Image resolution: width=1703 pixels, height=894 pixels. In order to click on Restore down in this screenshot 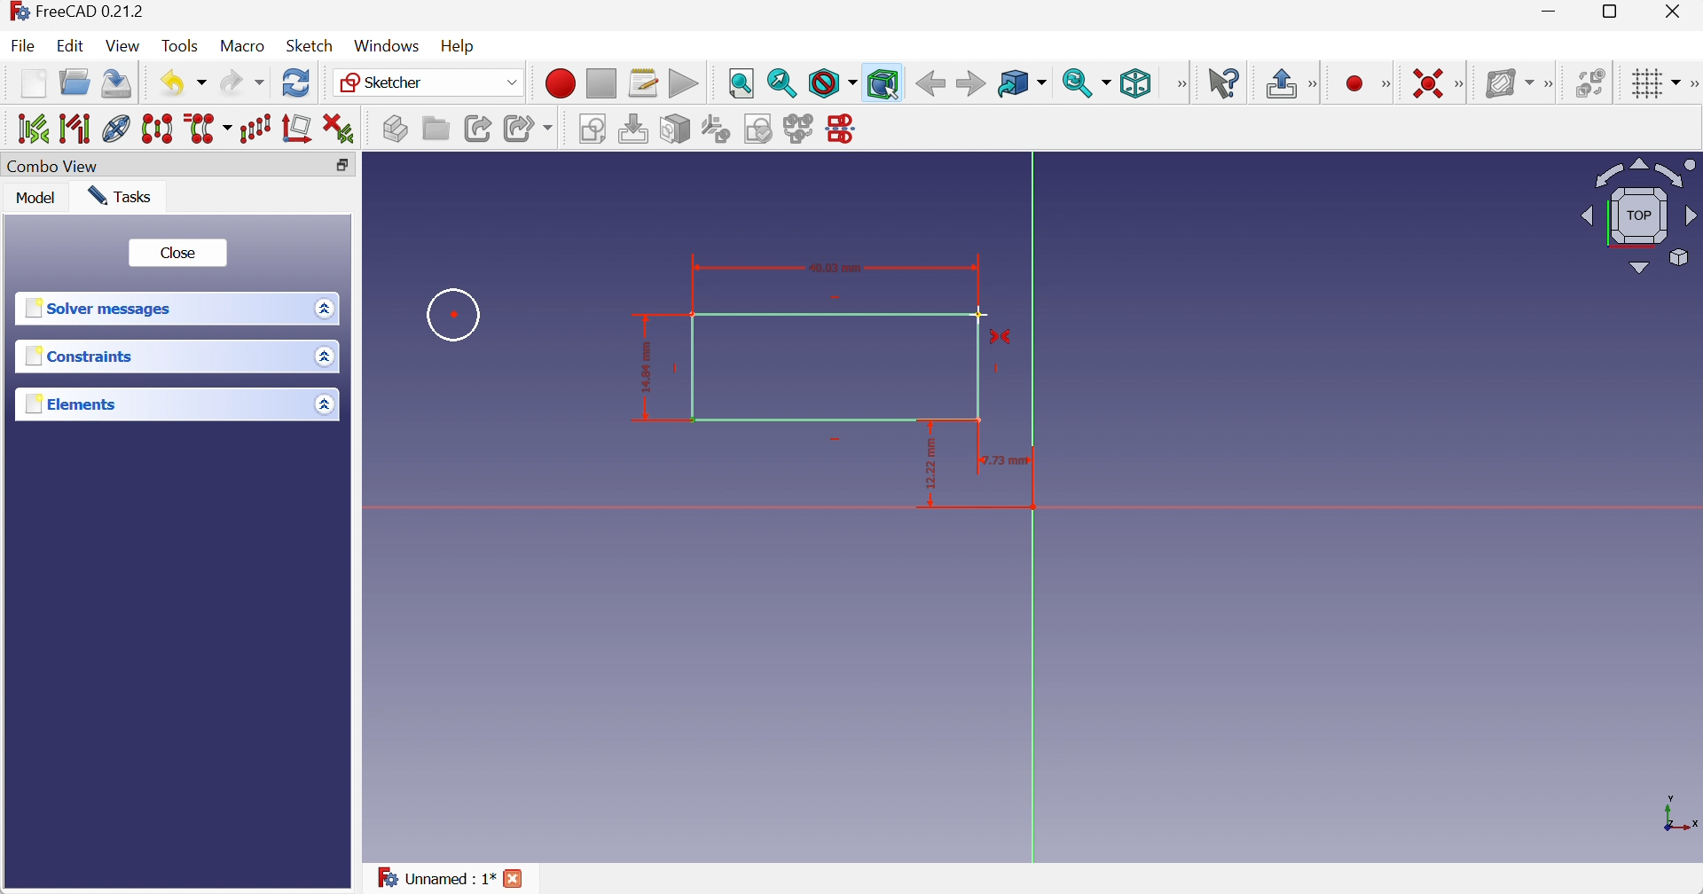, I will do `click(343, 167)`.